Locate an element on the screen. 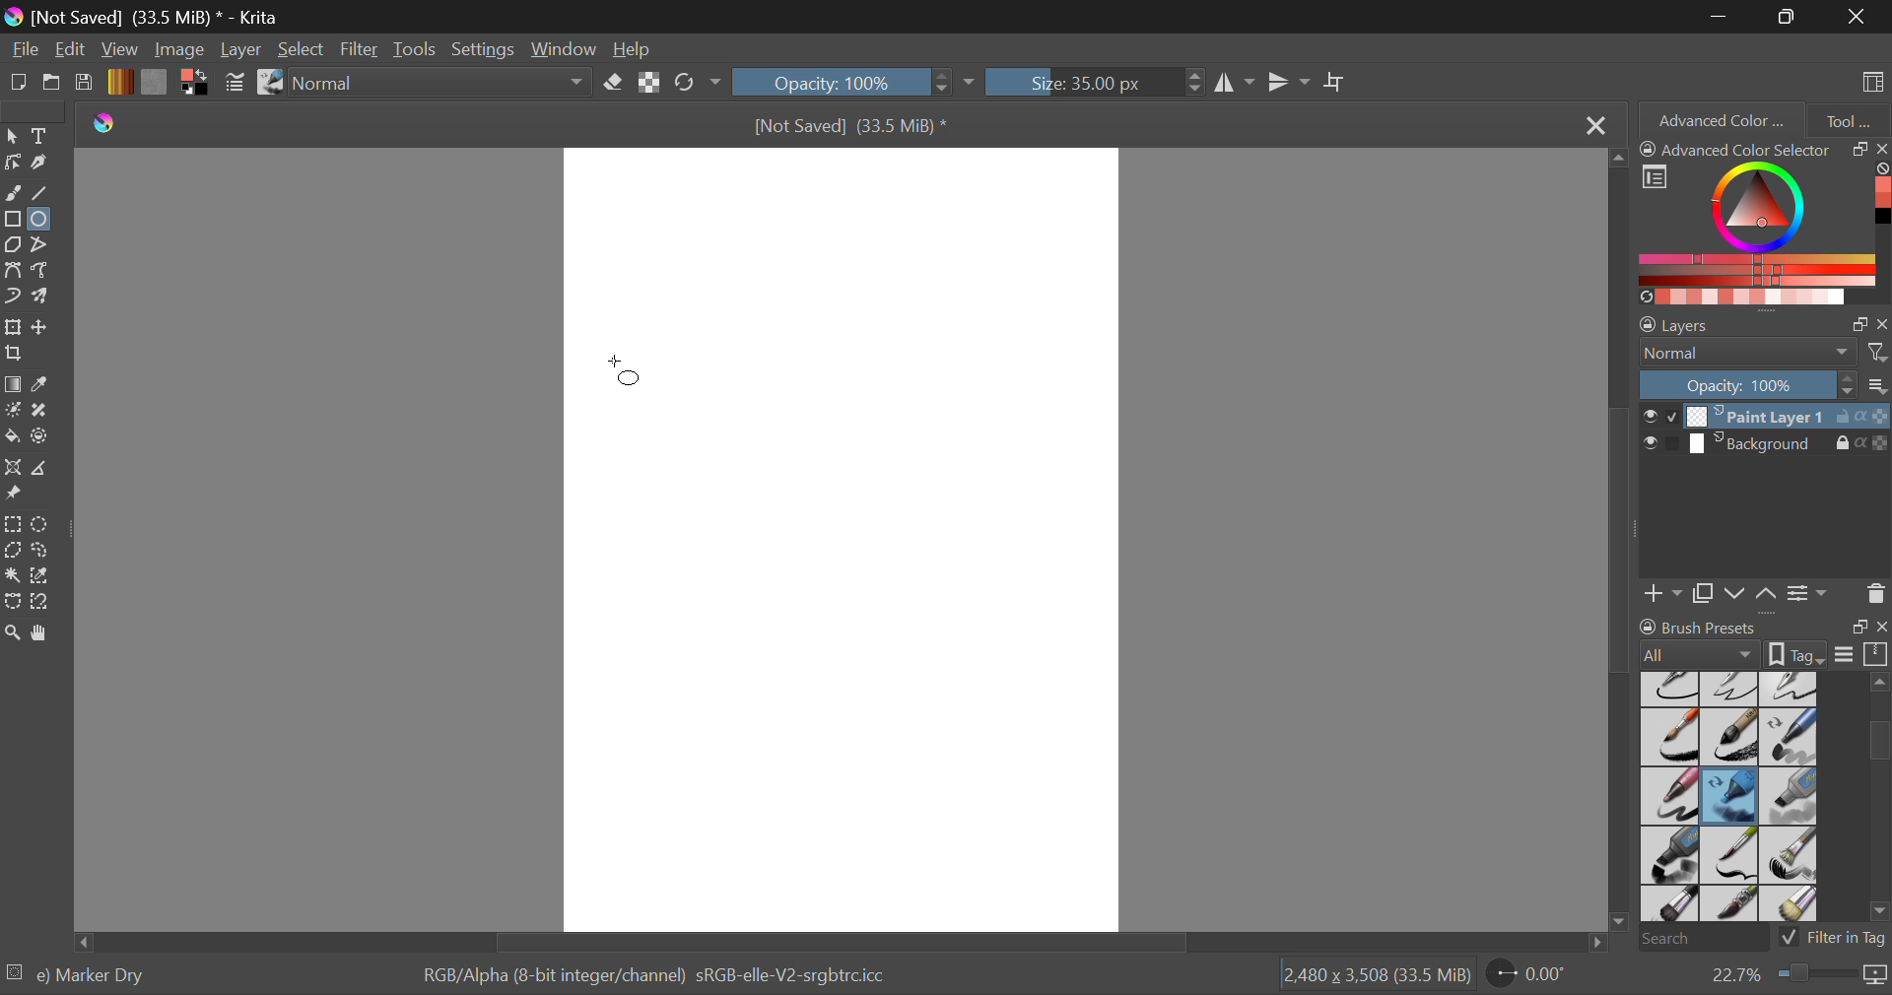 This screenshot has height=995, width=1892. Smart Patch Tool is located at coordinates (43, 412).